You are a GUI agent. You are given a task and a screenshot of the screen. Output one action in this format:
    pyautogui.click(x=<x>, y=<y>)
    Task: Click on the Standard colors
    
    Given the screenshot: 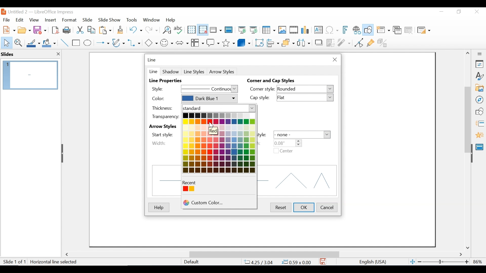 What is the action you would take?
    pyautogui.click(x=219, y=108)
    